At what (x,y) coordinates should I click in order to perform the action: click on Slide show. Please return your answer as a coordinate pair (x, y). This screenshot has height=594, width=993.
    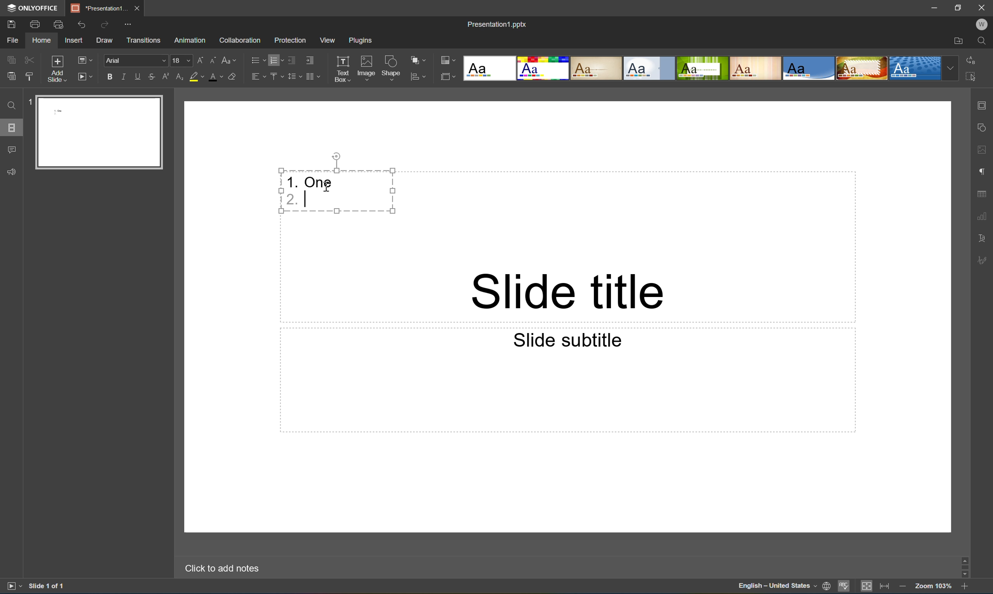
    Looking at the image, I should click on (85, 77).